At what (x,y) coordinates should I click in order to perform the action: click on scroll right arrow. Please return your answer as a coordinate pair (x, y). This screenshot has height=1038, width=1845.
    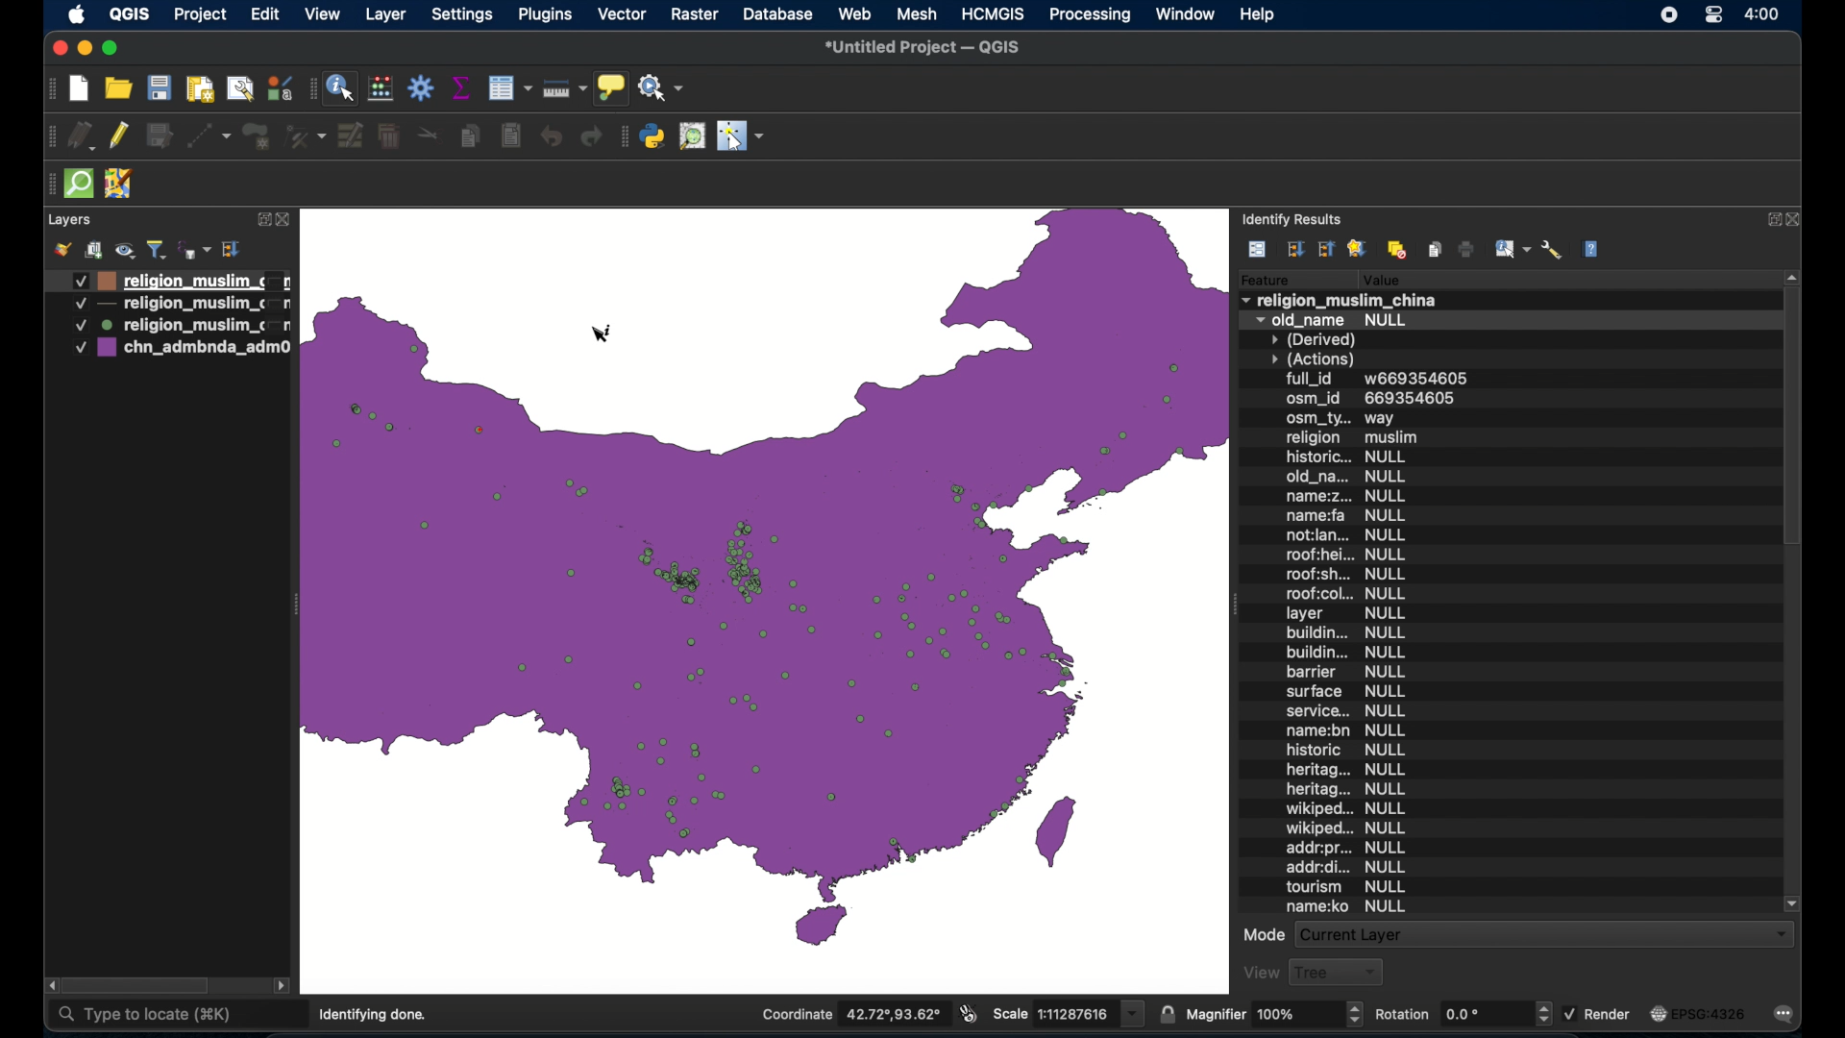
    Looking at the image, I should click on (283, 988).